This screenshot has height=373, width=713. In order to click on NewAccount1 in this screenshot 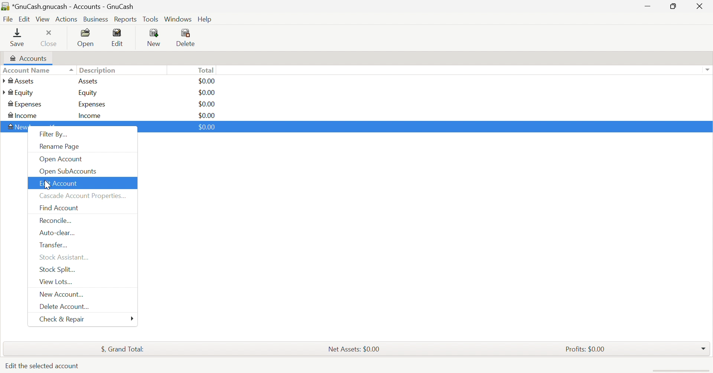, I will do `click(17, 127)`.